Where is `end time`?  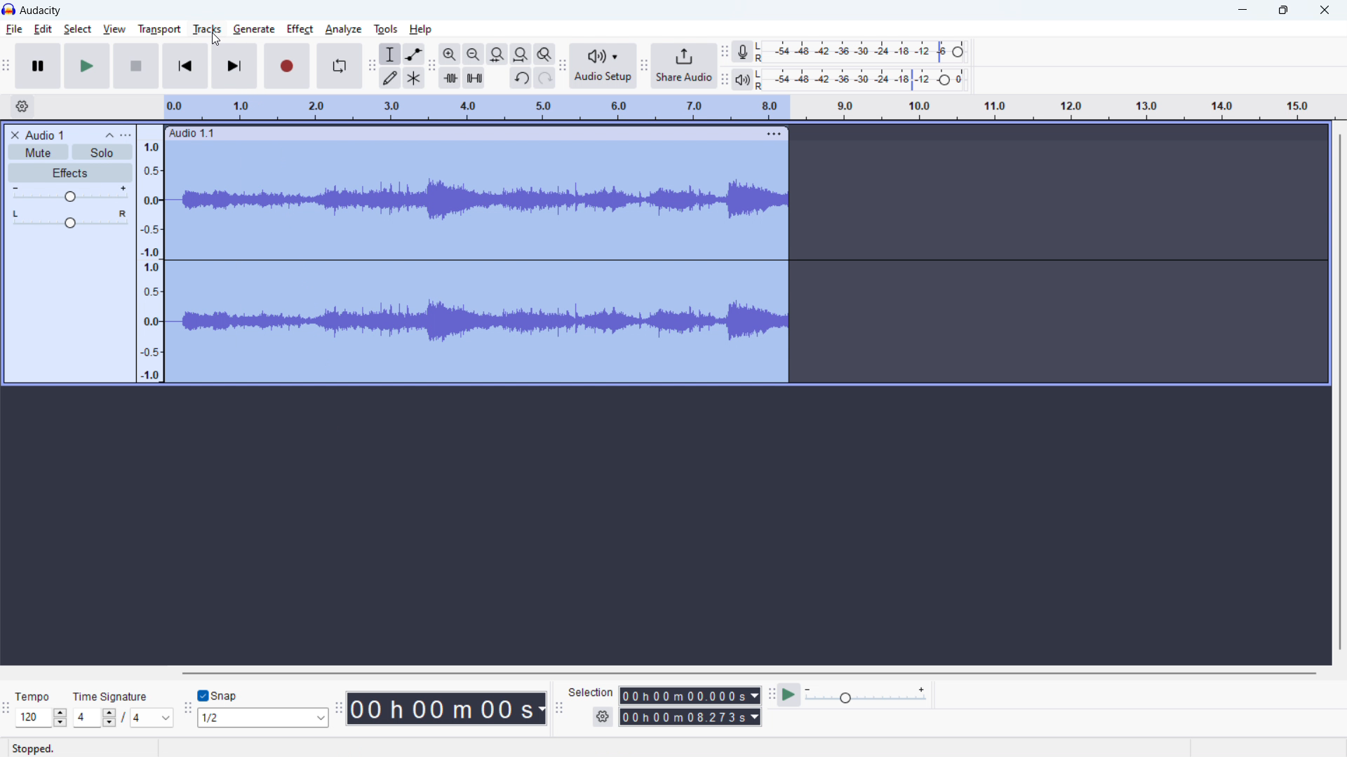 end time is located at coordinates (689, 717).